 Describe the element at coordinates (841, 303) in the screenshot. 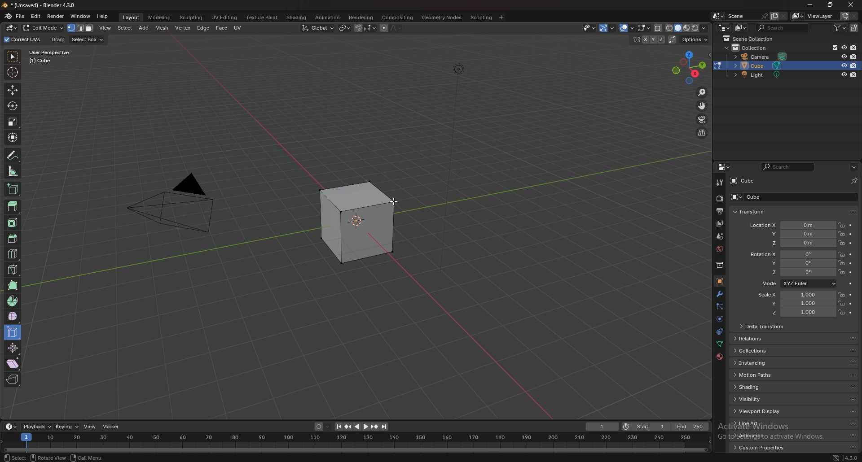

I see `lock` at that location.